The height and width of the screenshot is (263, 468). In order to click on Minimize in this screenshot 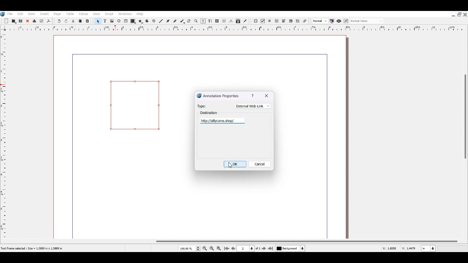, I will do `click(453, 15)`.